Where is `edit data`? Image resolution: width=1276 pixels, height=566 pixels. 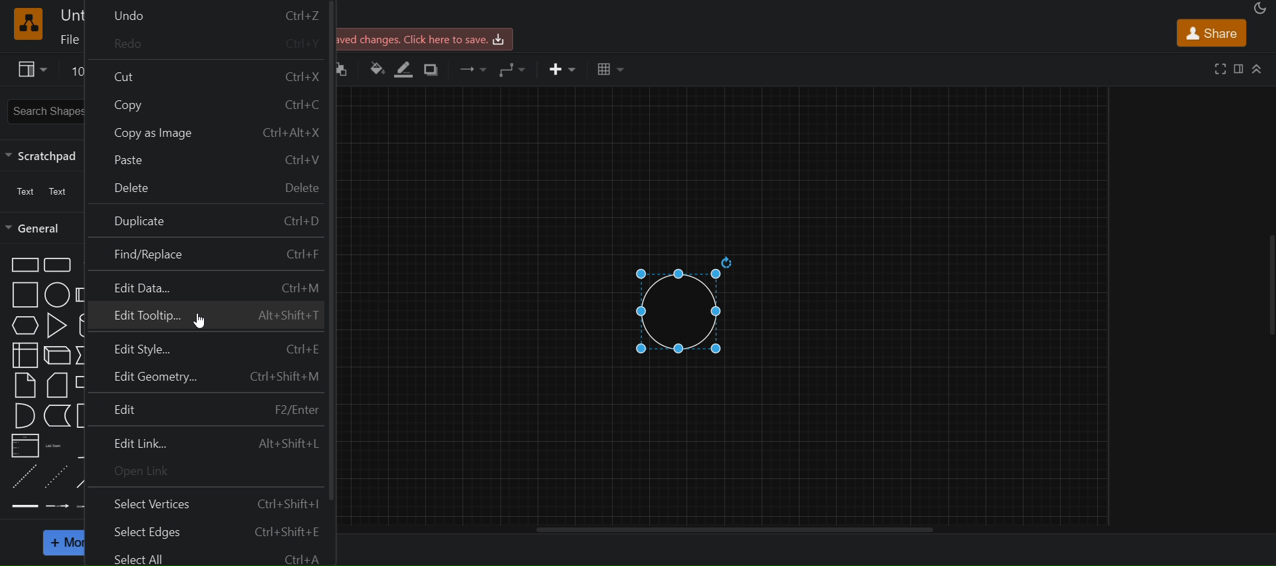
edit data is located at coordinates (208, 288).